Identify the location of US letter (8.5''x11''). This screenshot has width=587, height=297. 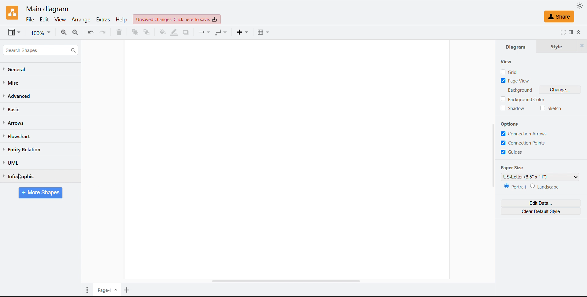
(540, 177).